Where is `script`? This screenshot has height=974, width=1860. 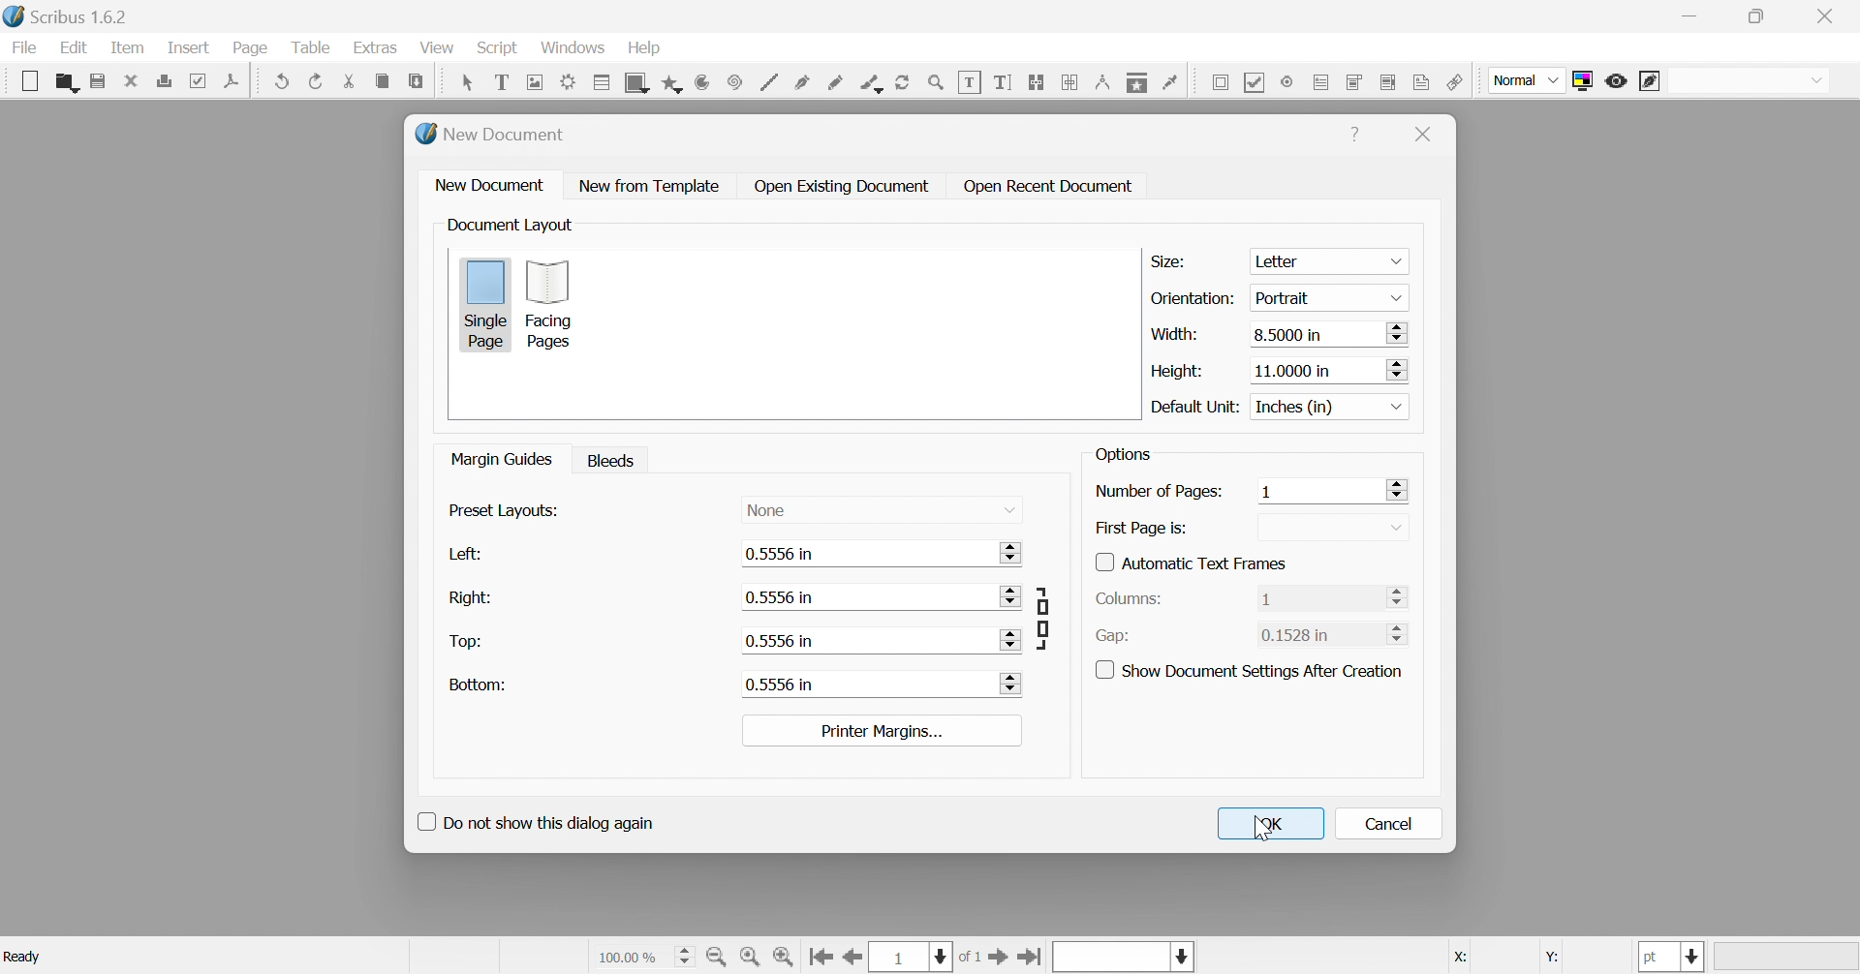
script is located at coordinates (497, 47).